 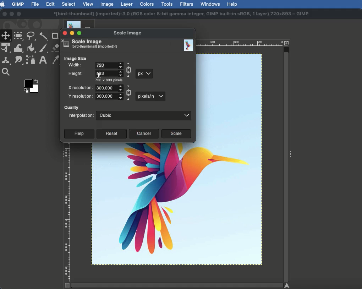 I want to click on Freeform selector, so click(x=31, y=36).